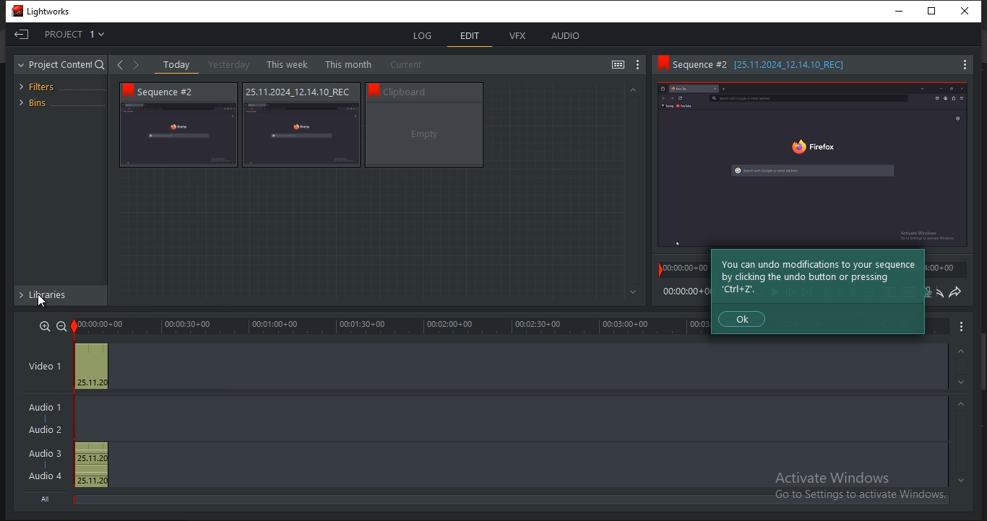 The height and width of the screenshot is (521, 987). What do you see at coordinates (43, 85) in the screenshot?
I see `filters` at bounding box center [43, 85].